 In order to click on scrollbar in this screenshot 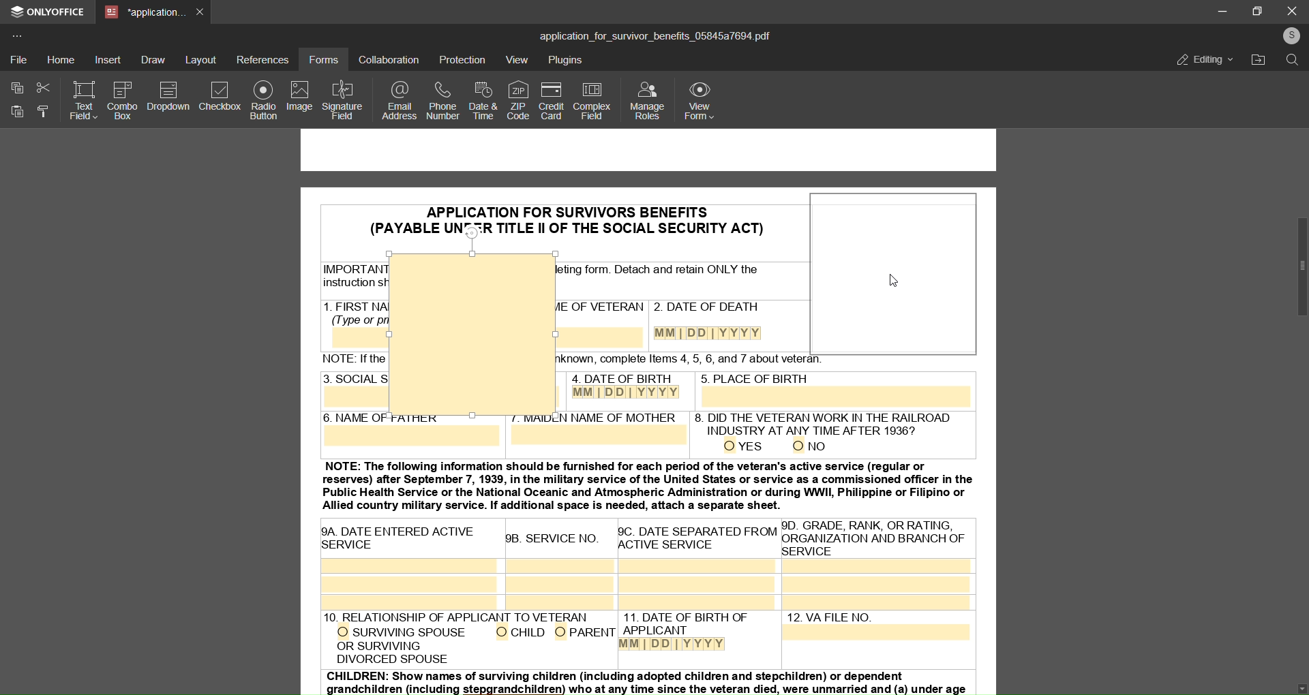, I will do `click(1294, 266)`.